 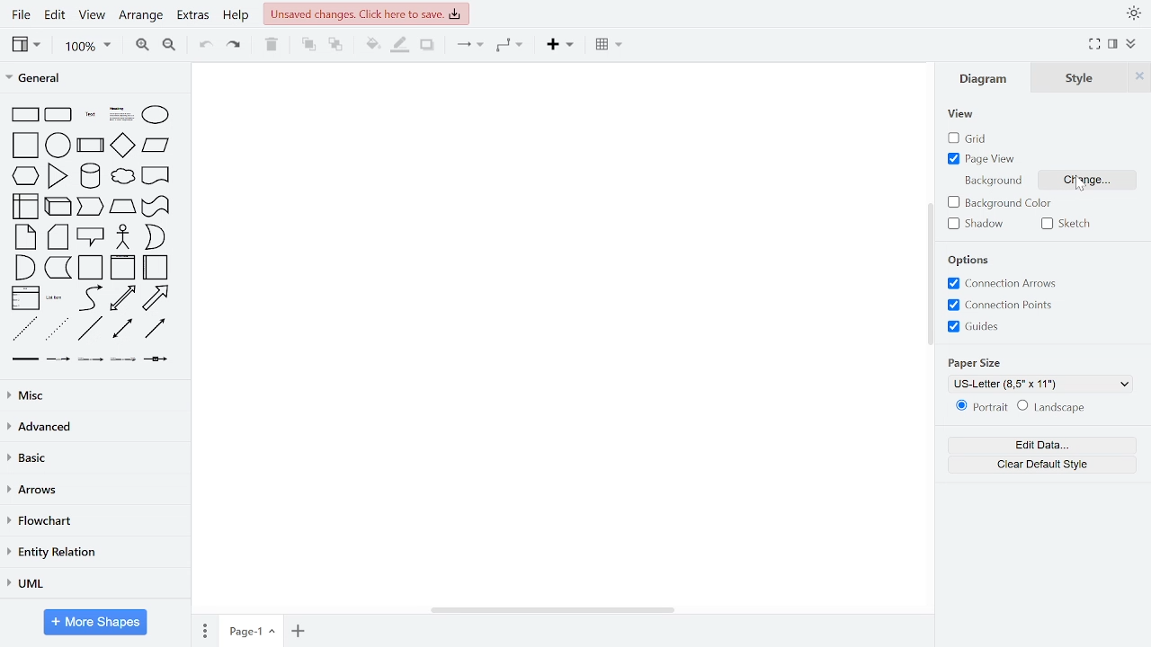 I want to click on general shapes, so click(x=58, y=174).